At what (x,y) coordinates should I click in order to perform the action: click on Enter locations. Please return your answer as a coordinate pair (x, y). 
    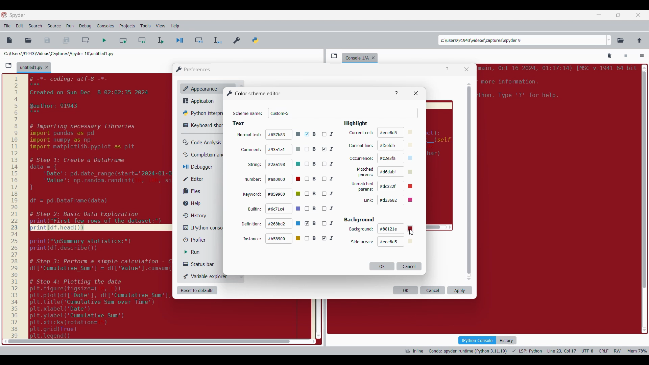
    Looking at the image, I should click on (522, 40).